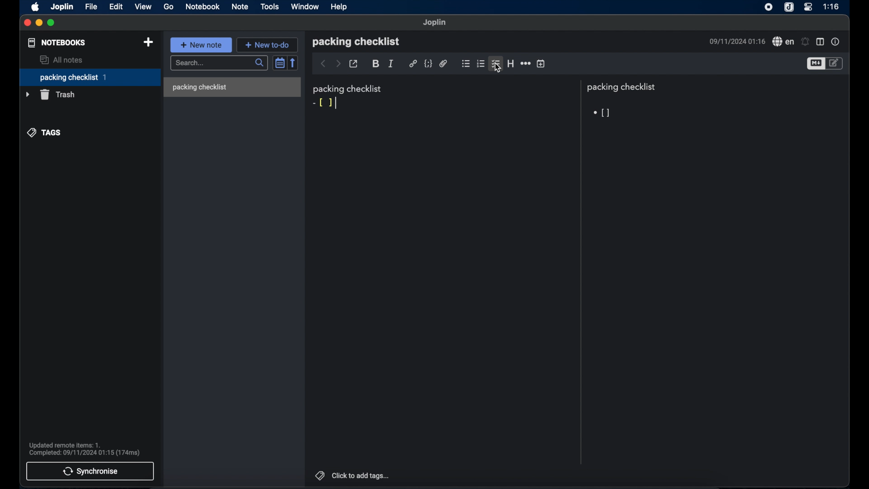  Describe the element at coordinates (835, 64) in the screenshot. I see `toggle edito` at that location.